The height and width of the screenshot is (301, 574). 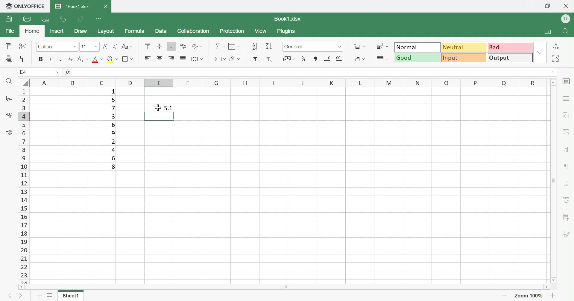 What do you see at coordinates (196, 59) in the screenshot?
I see `Merge and center` at bounding box center [196, 59].